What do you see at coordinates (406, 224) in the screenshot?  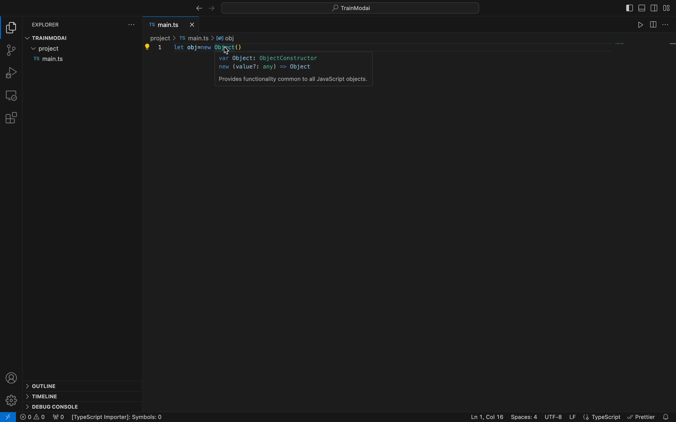 I see `file content` at bounding box center [406, 224].